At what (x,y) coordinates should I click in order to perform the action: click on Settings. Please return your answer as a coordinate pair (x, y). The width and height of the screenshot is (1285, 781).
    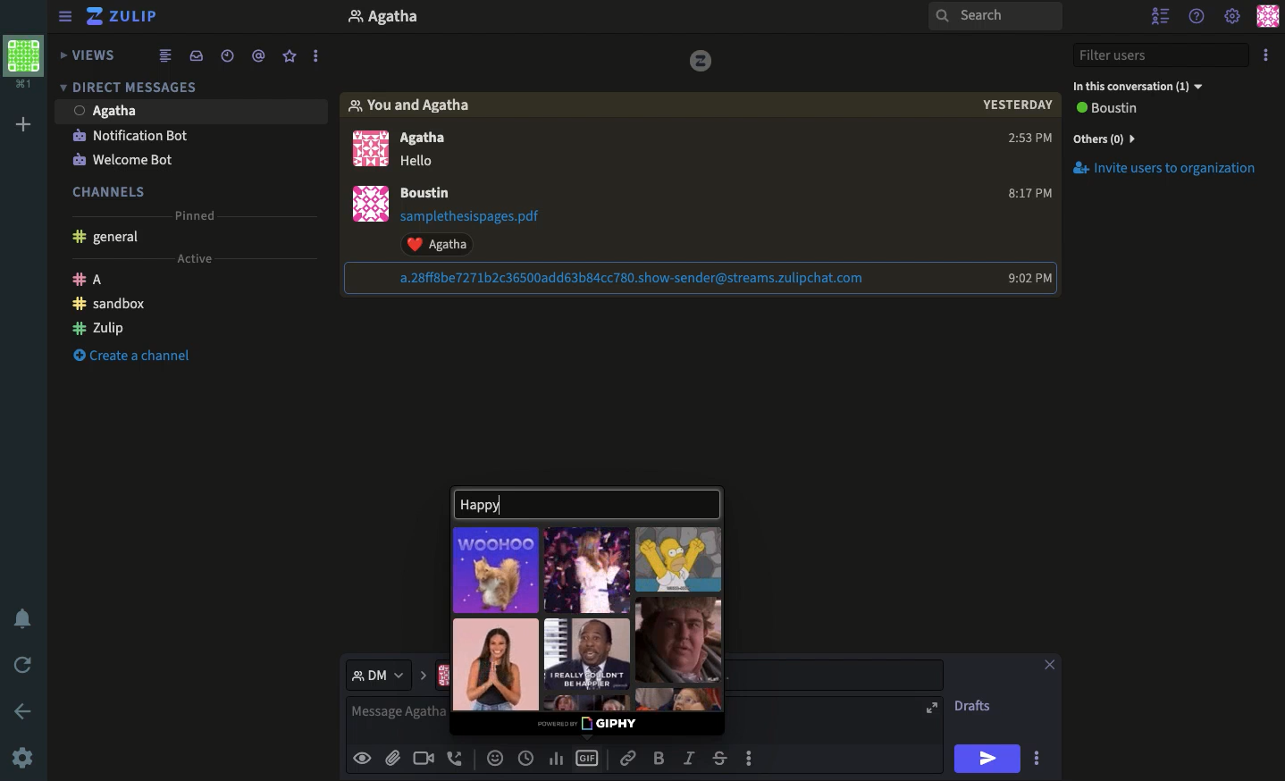
    Looking at the image, I should click on (23, 757).